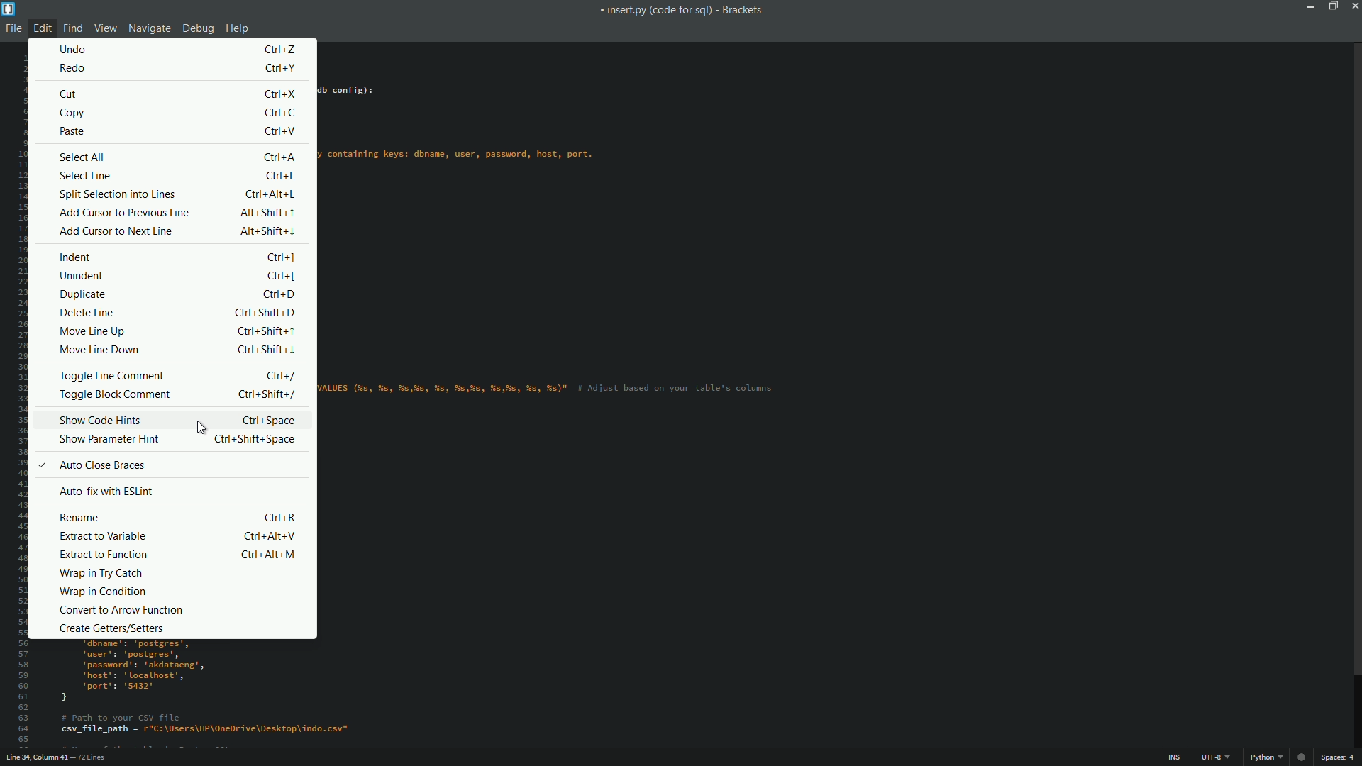 This screenshot has width=1362, height=766. Describe the element at coordinates (100, 555) in the screenshot. I see `extract to function` at that location.